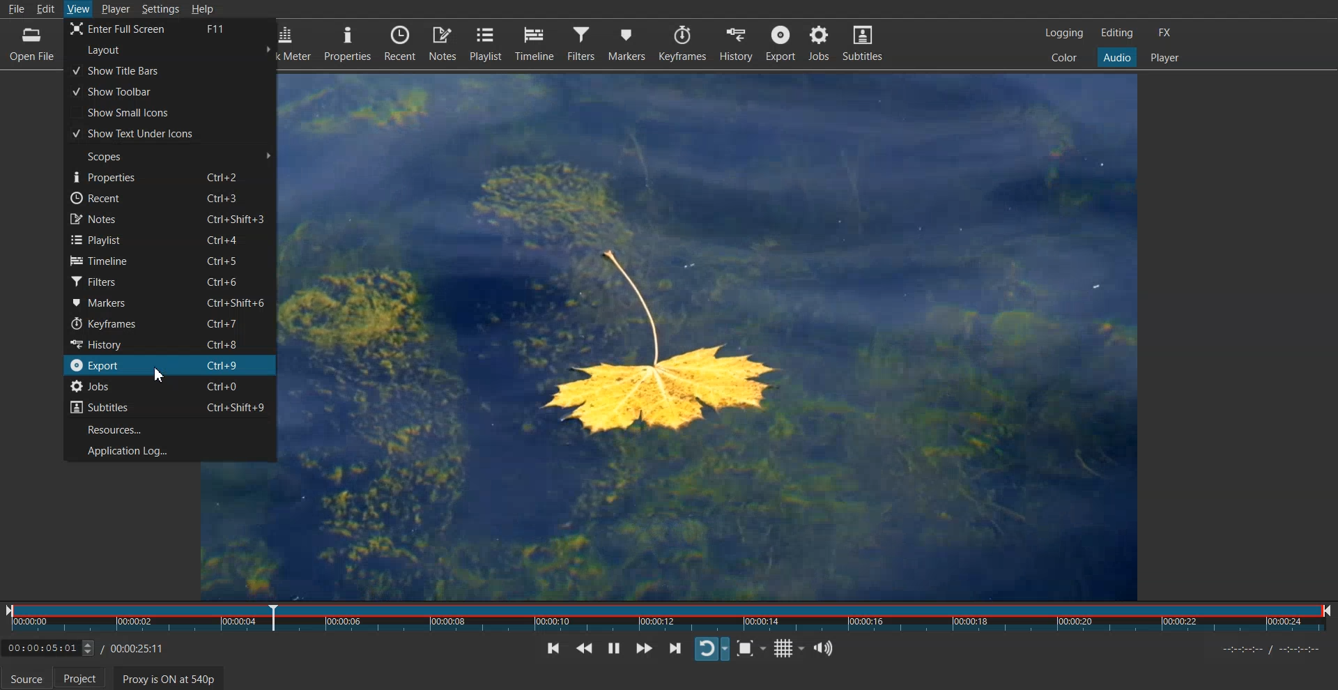  Describe the element at coordinates (170, 365) in the screenshot. I see `Export` at that location.